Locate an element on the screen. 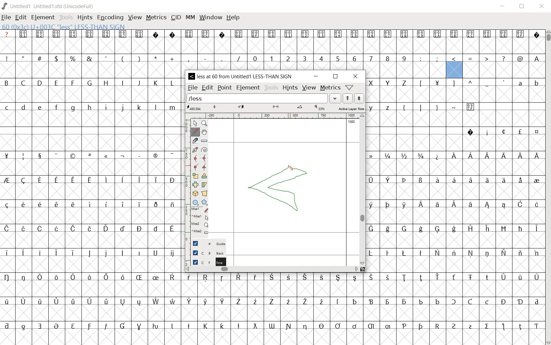 Image resolution: width=551 pixels, height=345 pixels. symbols is located at coordinates (123, 58).